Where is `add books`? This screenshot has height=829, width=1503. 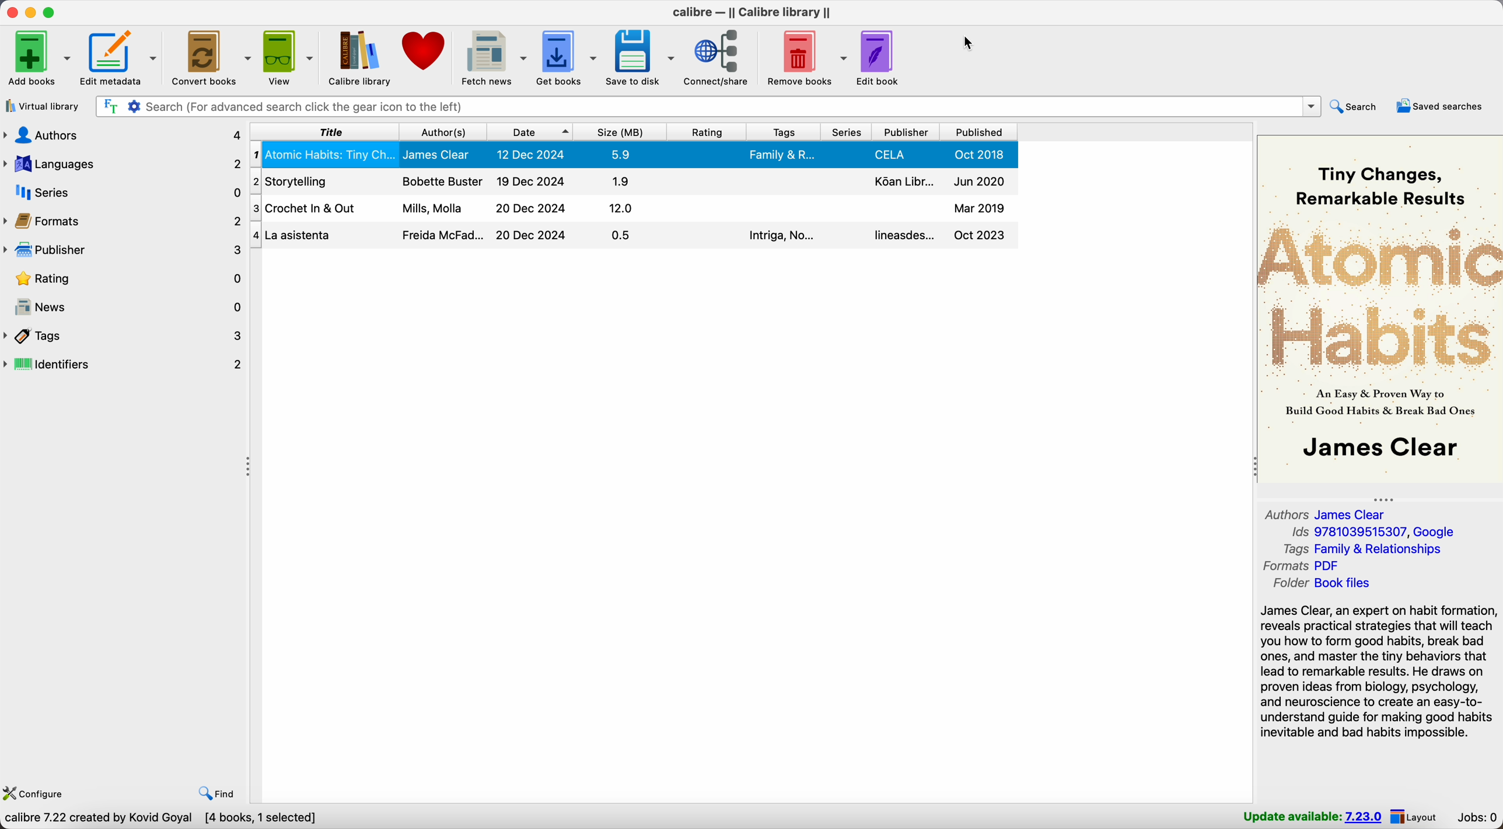 add books is located at coordinates (37, 60).